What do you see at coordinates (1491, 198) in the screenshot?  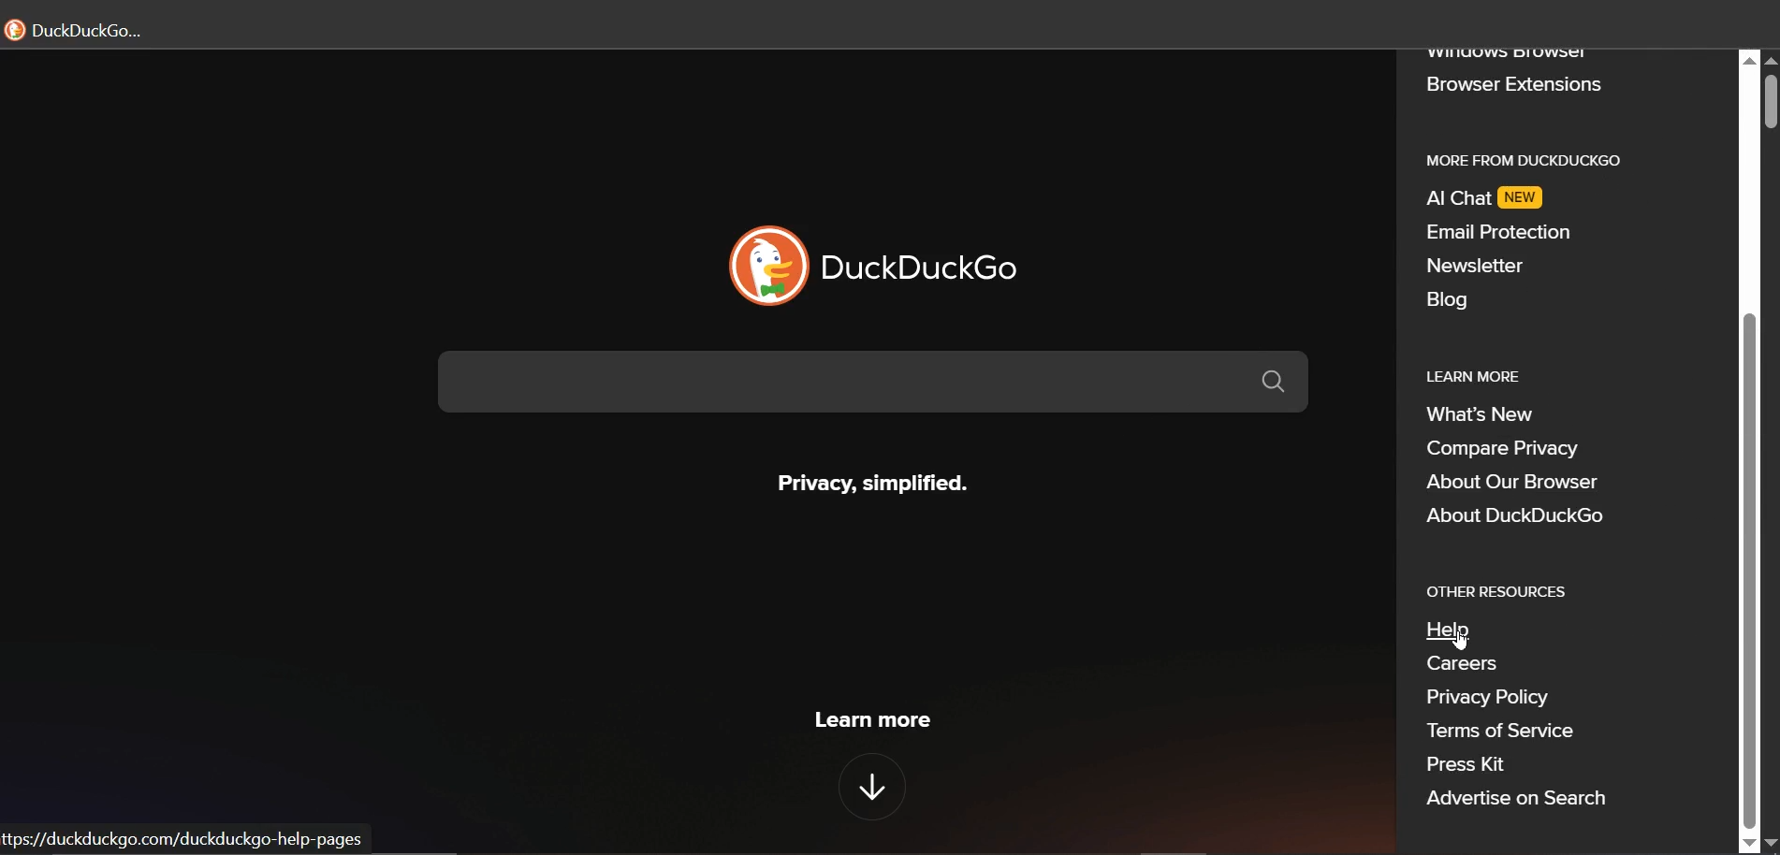 I see `AI Chat New` at bounding box center [1491, 198].